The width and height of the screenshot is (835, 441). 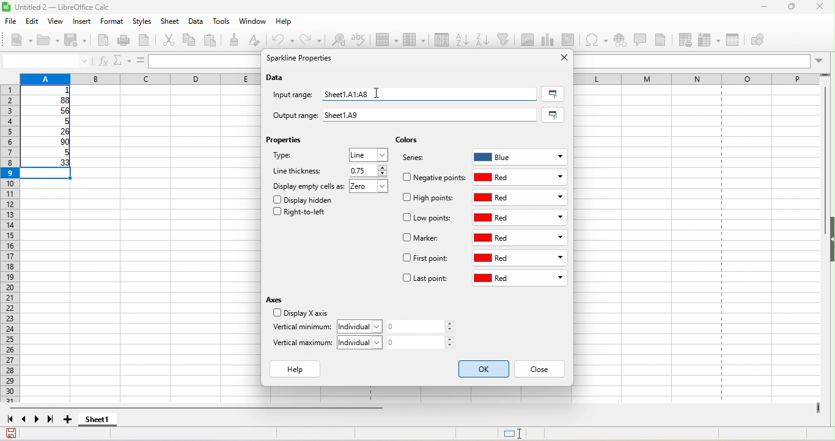 I want to click on sort descending, so click(x=485, y=38).